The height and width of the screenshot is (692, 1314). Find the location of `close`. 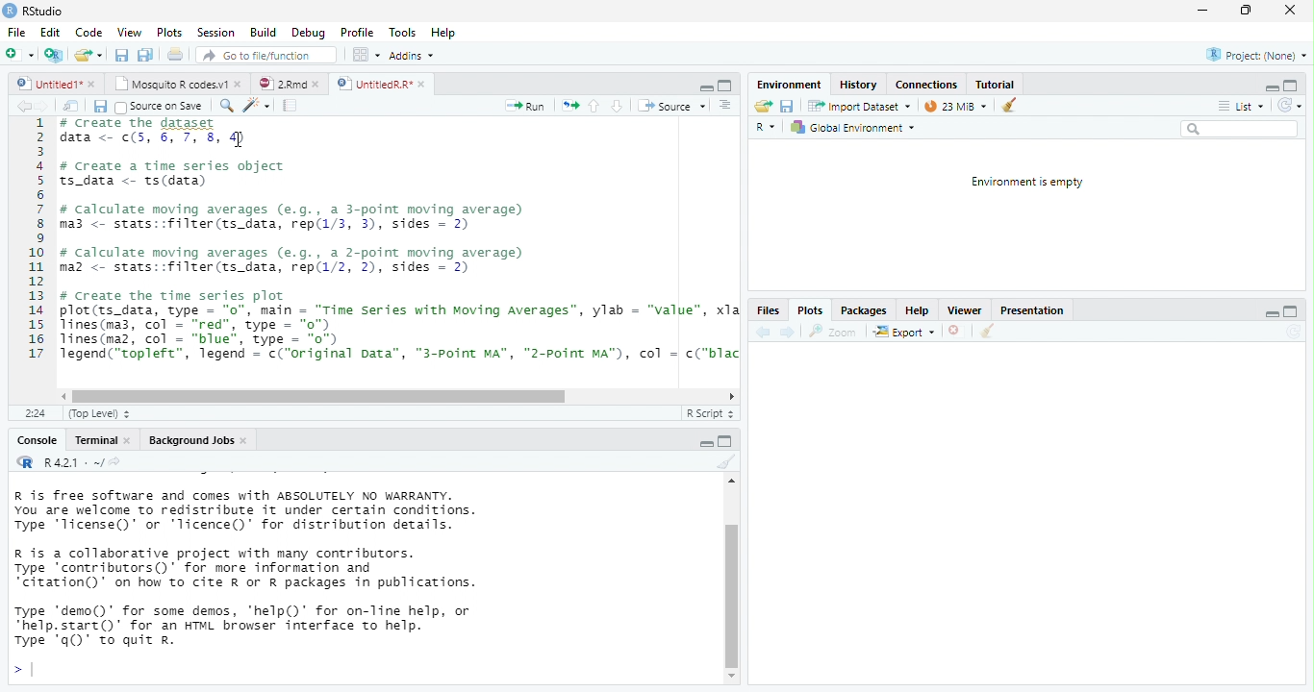

close is located at coordinates (240, 83).